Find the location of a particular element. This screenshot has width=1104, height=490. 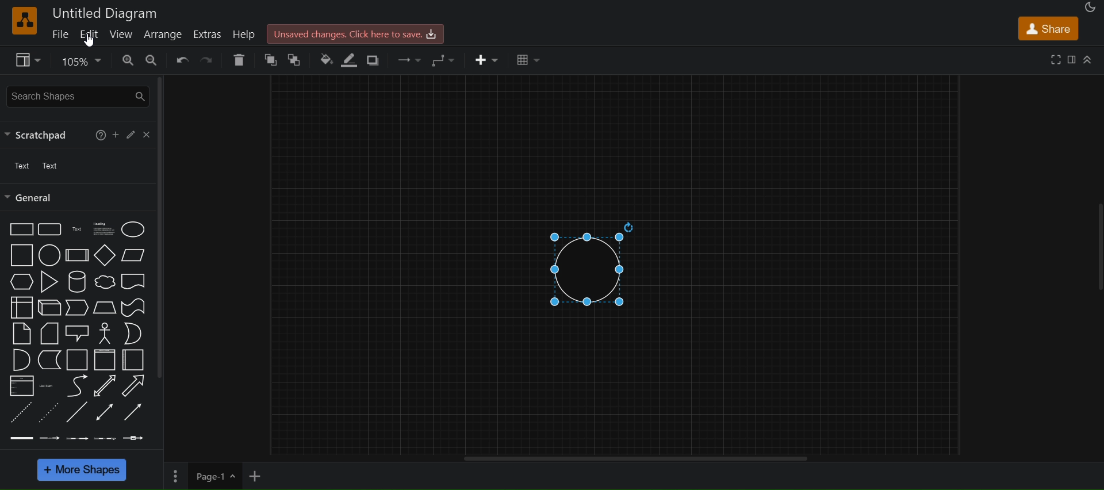

heading is located at coordinates (105, 229).